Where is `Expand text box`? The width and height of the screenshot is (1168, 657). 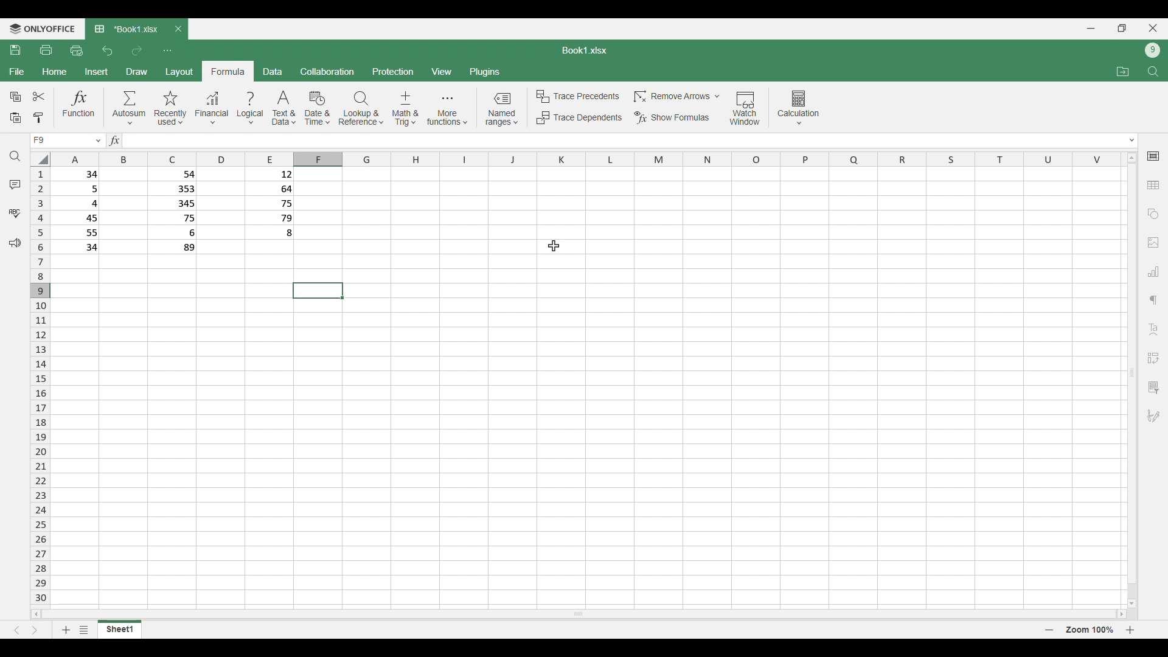
Expand text box is located at coordinates (1133, 141).